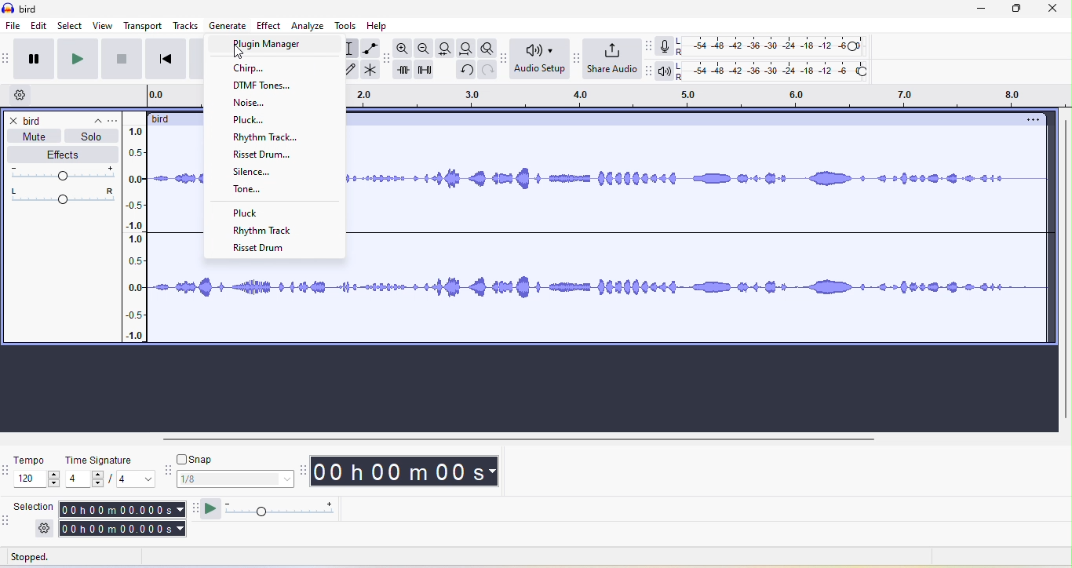 This screenshot has width=1072, height=568. Describe the element at coordinates (14, 120) in the screenshot. I see `close` at that location.